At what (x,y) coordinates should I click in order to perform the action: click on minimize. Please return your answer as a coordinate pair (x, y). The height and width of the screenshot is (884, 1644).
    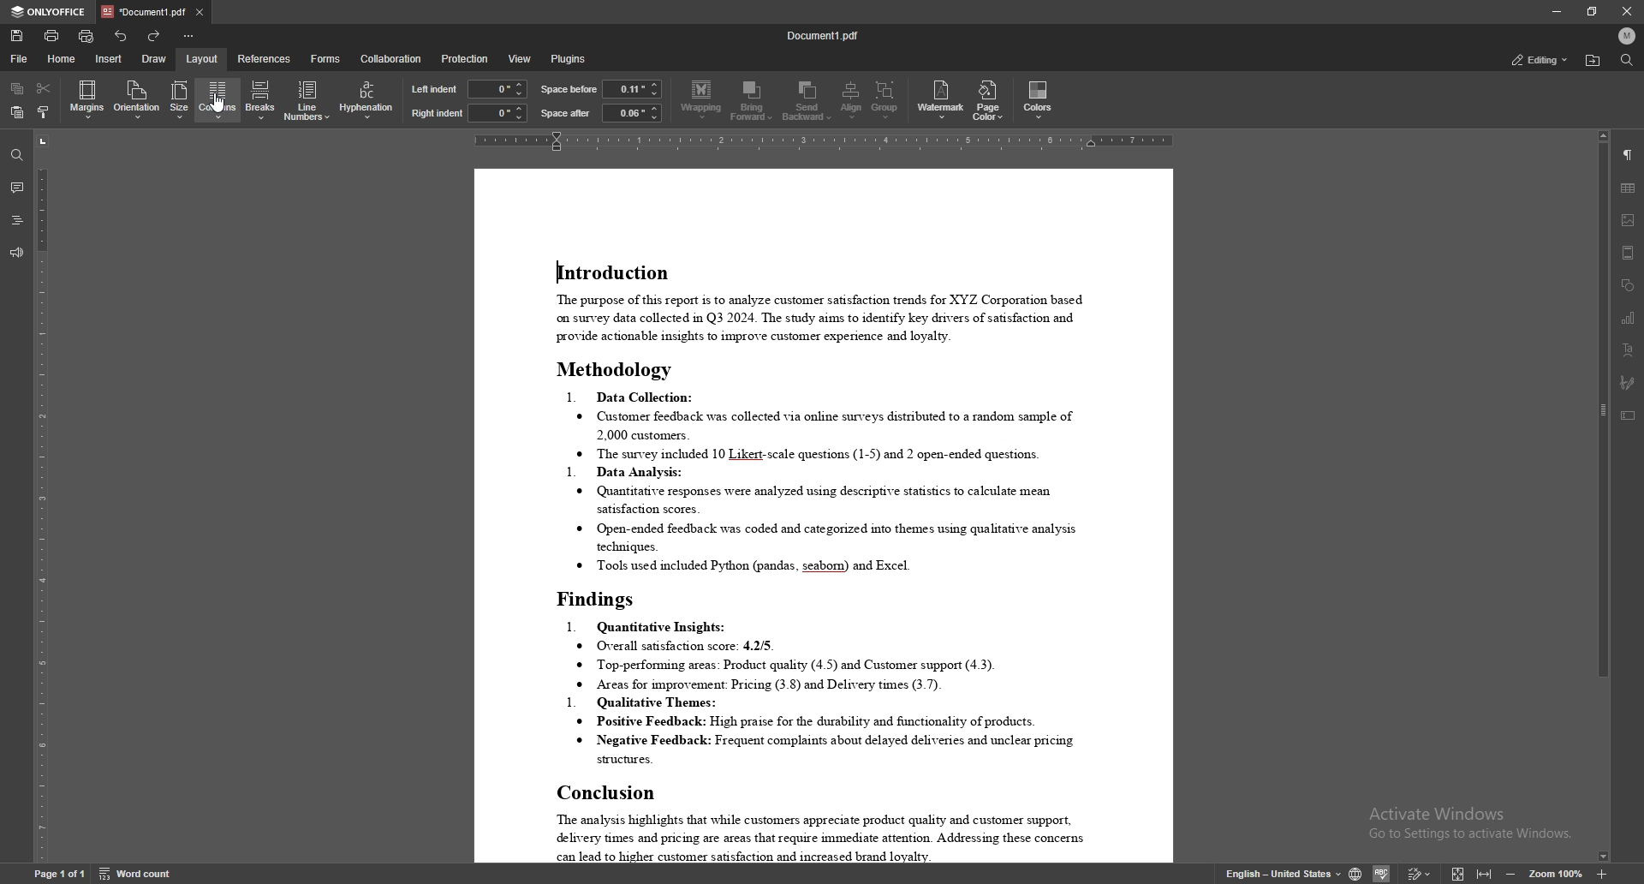
    Looking at the image, I should click on (1557, 11).